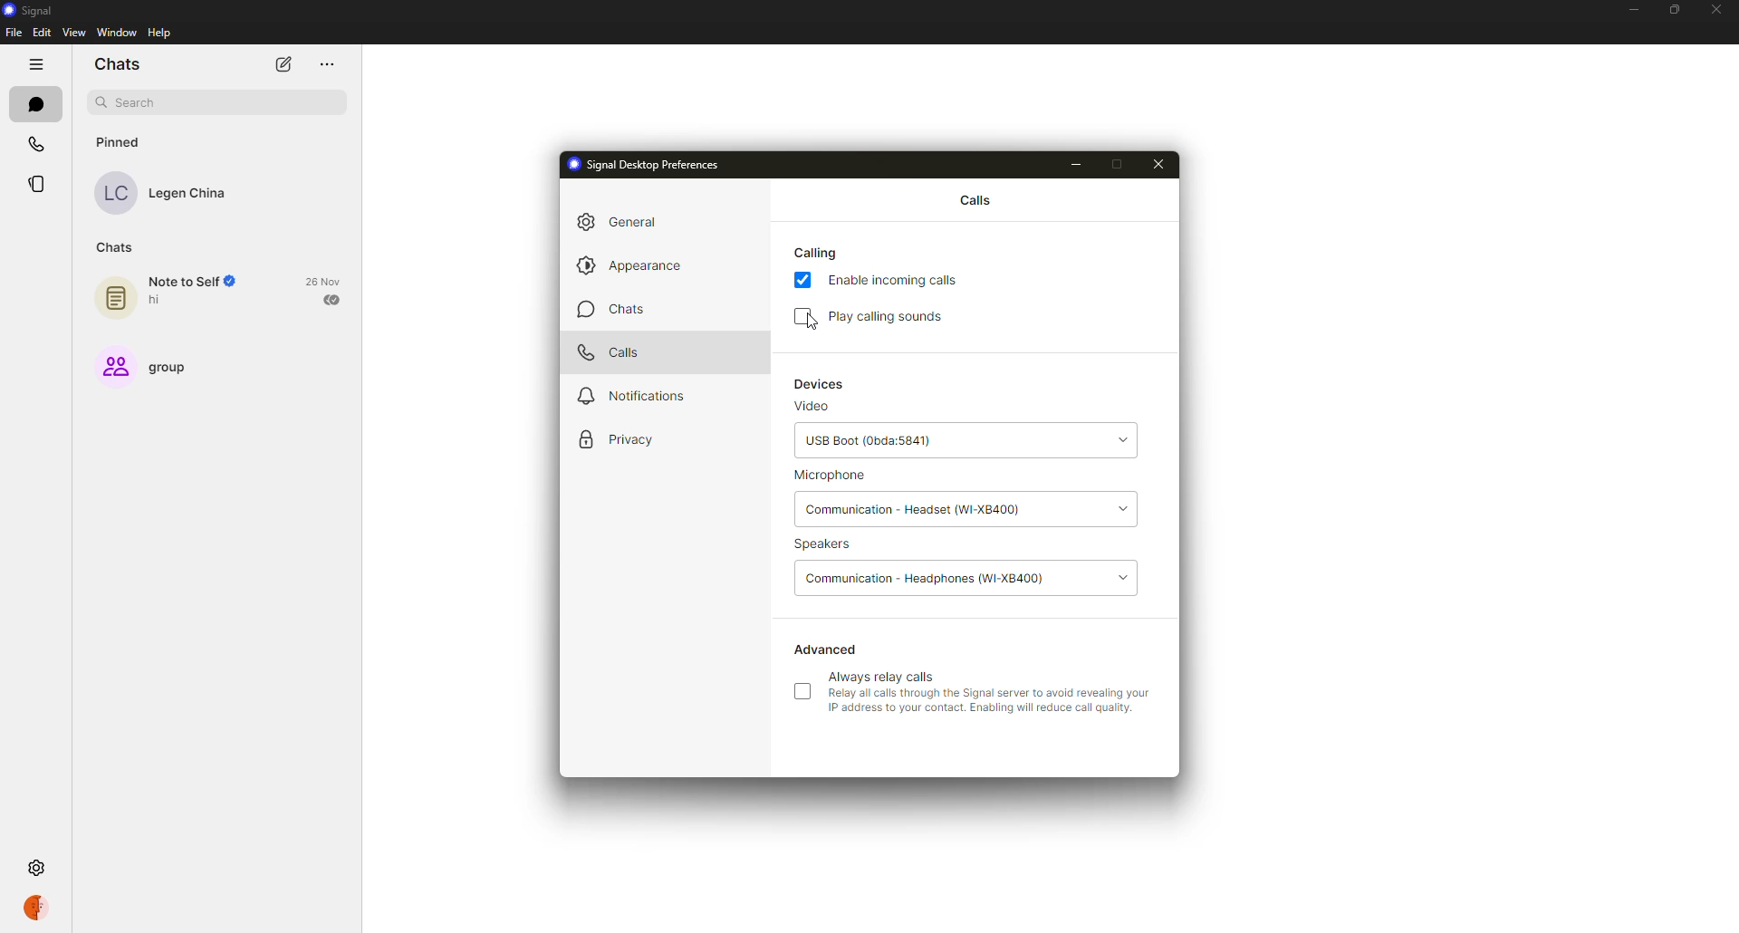 The width and height of the screenshot is (1739, 933). What do you see at coordinates (933, 578) in the screenshot?
I see `communication` at bounding box center [933, 578].